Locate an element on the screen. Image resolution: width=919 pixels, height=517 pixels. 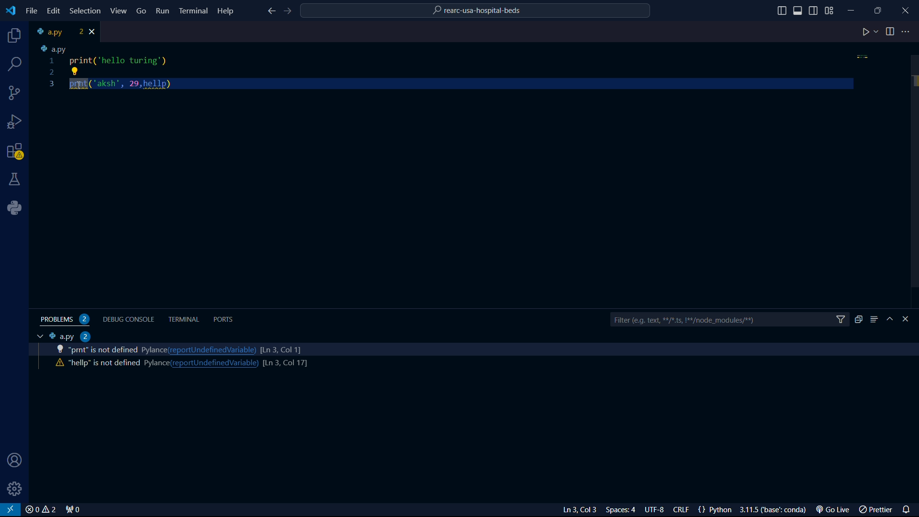
ports is located at coordinates (225, 319).